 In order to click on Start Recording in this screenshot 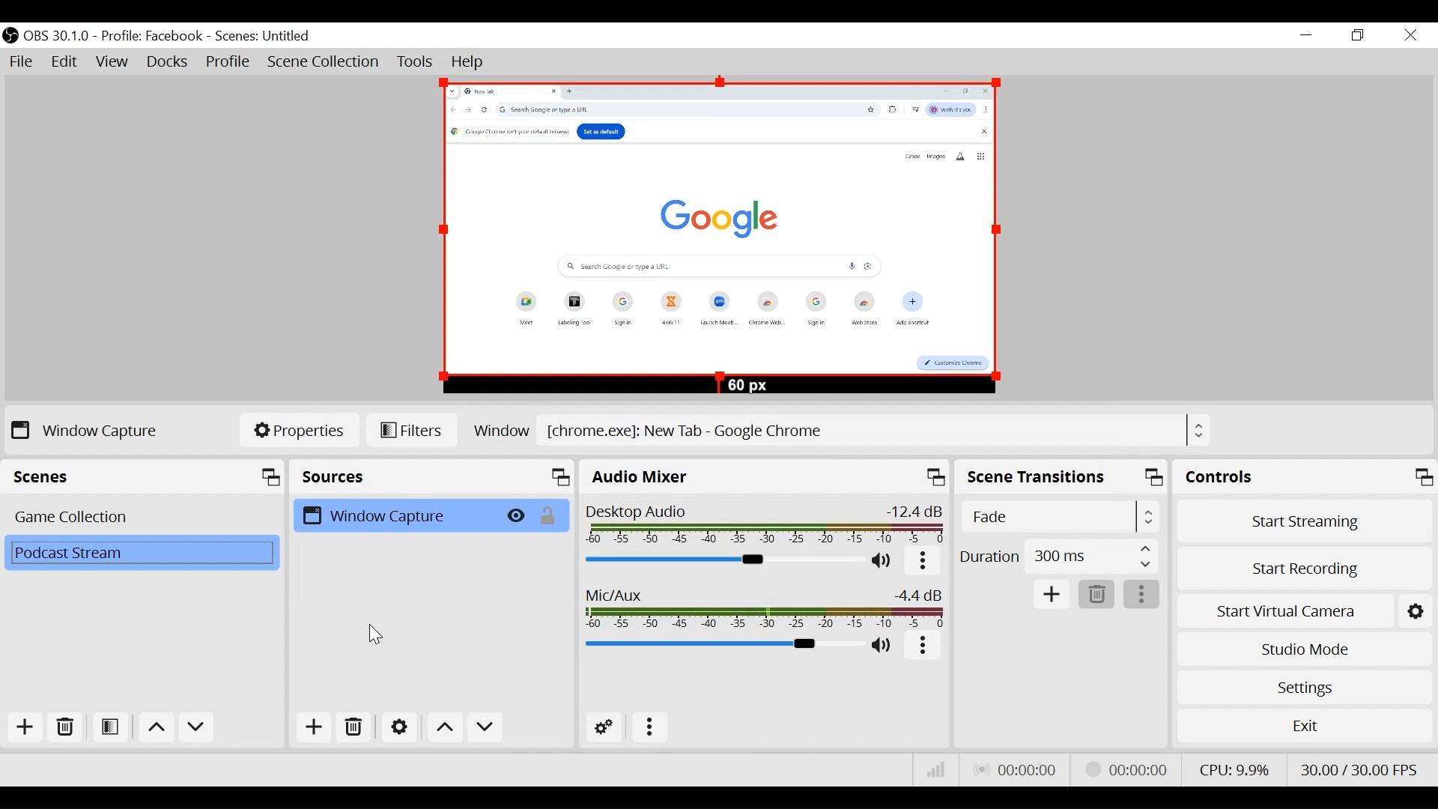, I will do `click(1302, 567)`.